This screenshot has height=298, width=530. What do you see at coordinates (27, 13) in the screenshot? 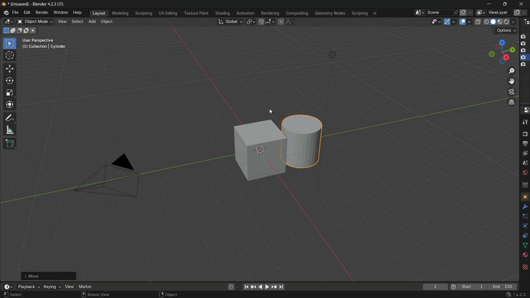
I see `edit menu` at bounding box center [27, 13].